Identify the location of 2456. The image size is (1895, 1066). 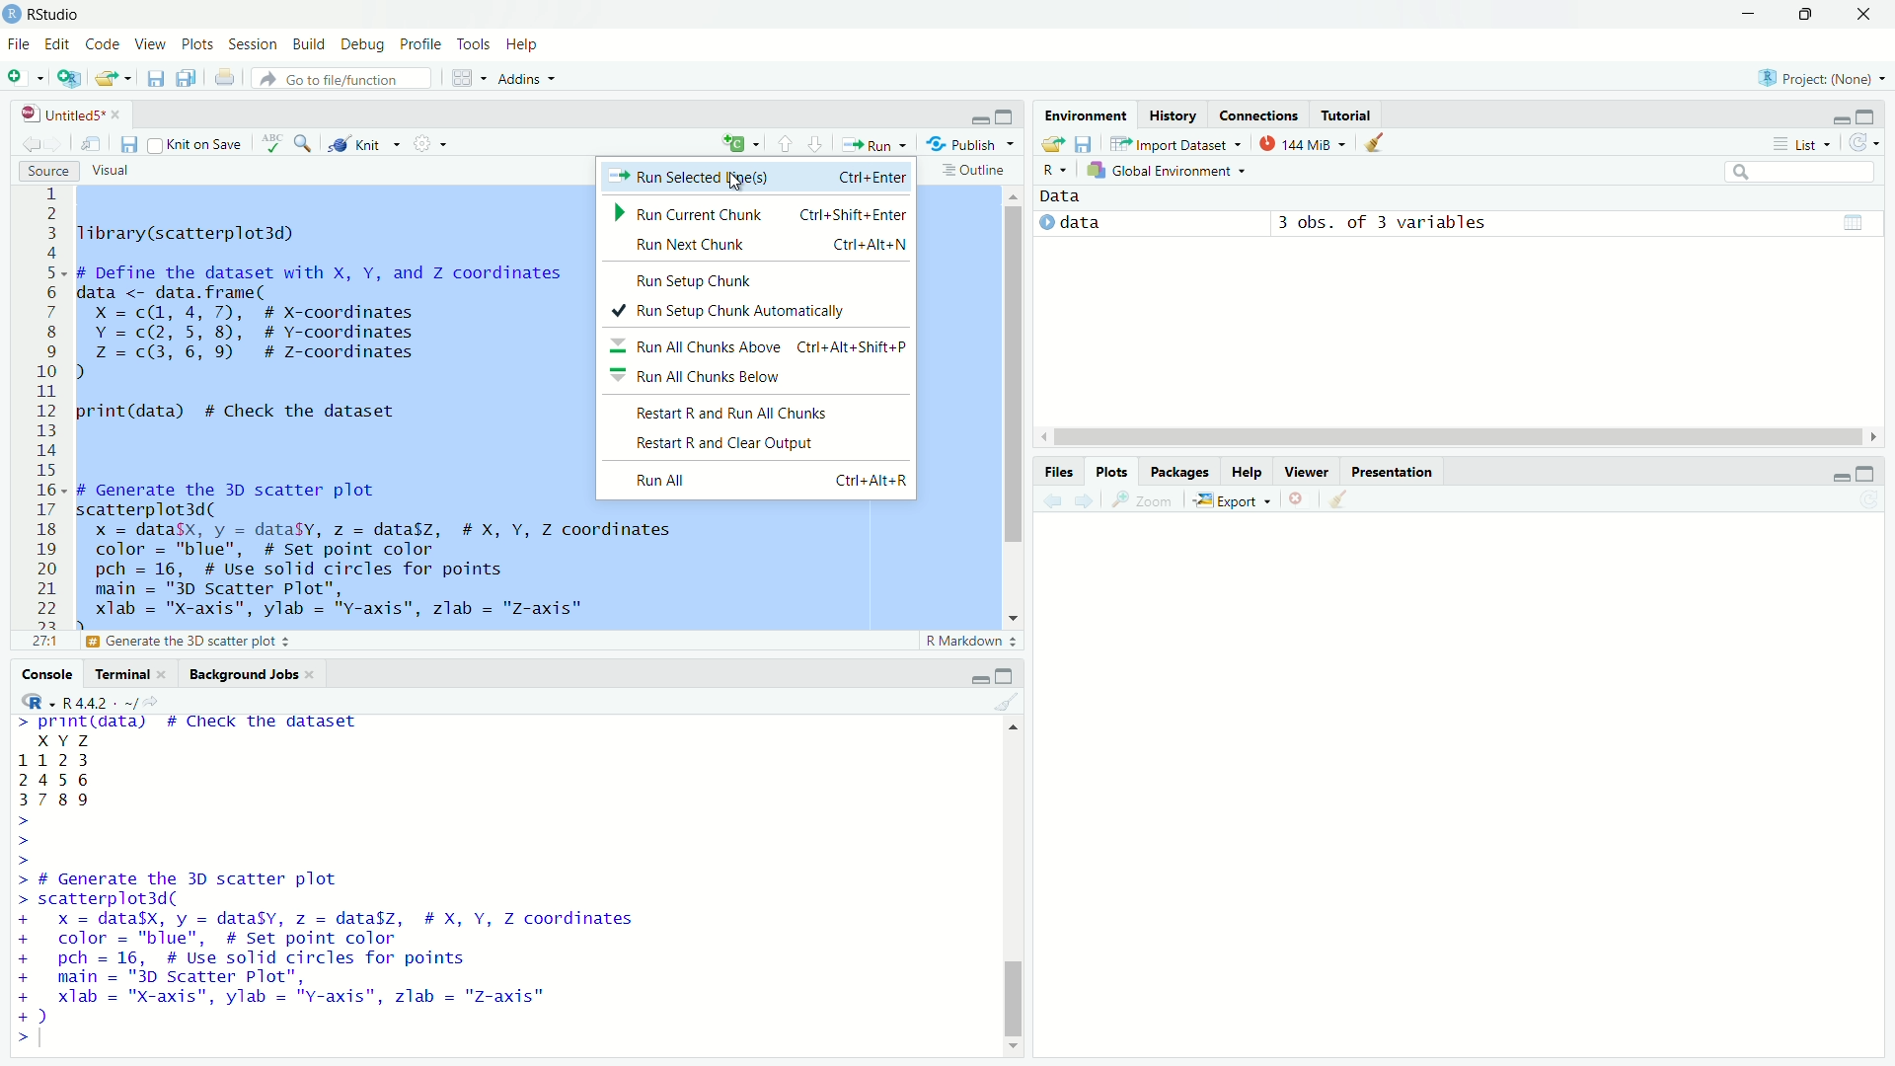
(54, 779).